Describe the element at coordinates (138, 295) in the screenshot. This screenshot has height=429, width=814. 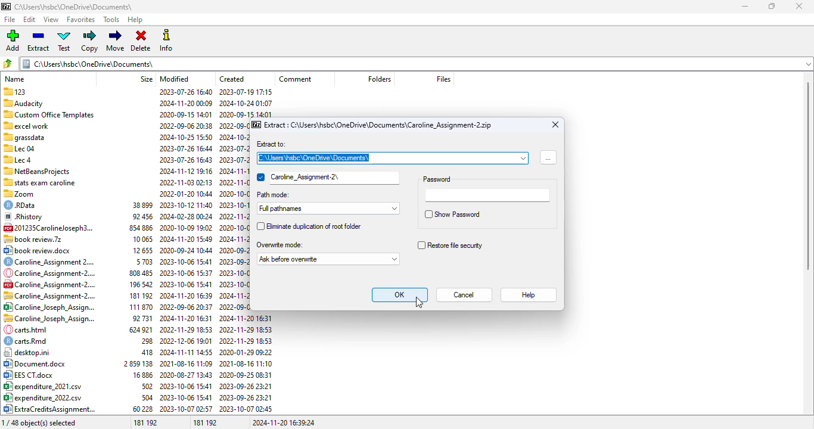
I see ` Caroline Assignment-2.... 181192 2024-11-20 16:39 2024-11-20 16:39` at that location.